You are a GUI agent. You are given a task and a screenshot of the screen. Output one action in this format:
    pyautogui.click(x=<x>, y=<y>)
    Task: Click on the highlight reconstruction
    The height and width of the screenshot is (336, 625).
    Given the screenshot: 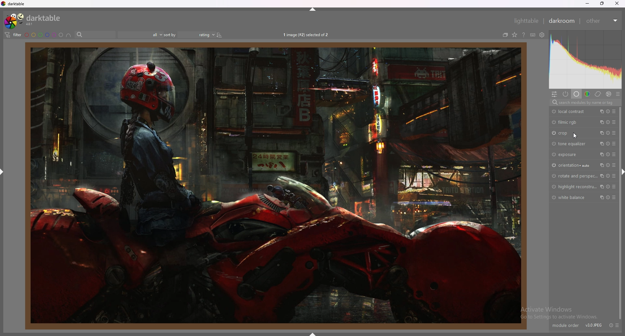 What is the action you would take?
    pyautogui.click(x=573, y=187)
    